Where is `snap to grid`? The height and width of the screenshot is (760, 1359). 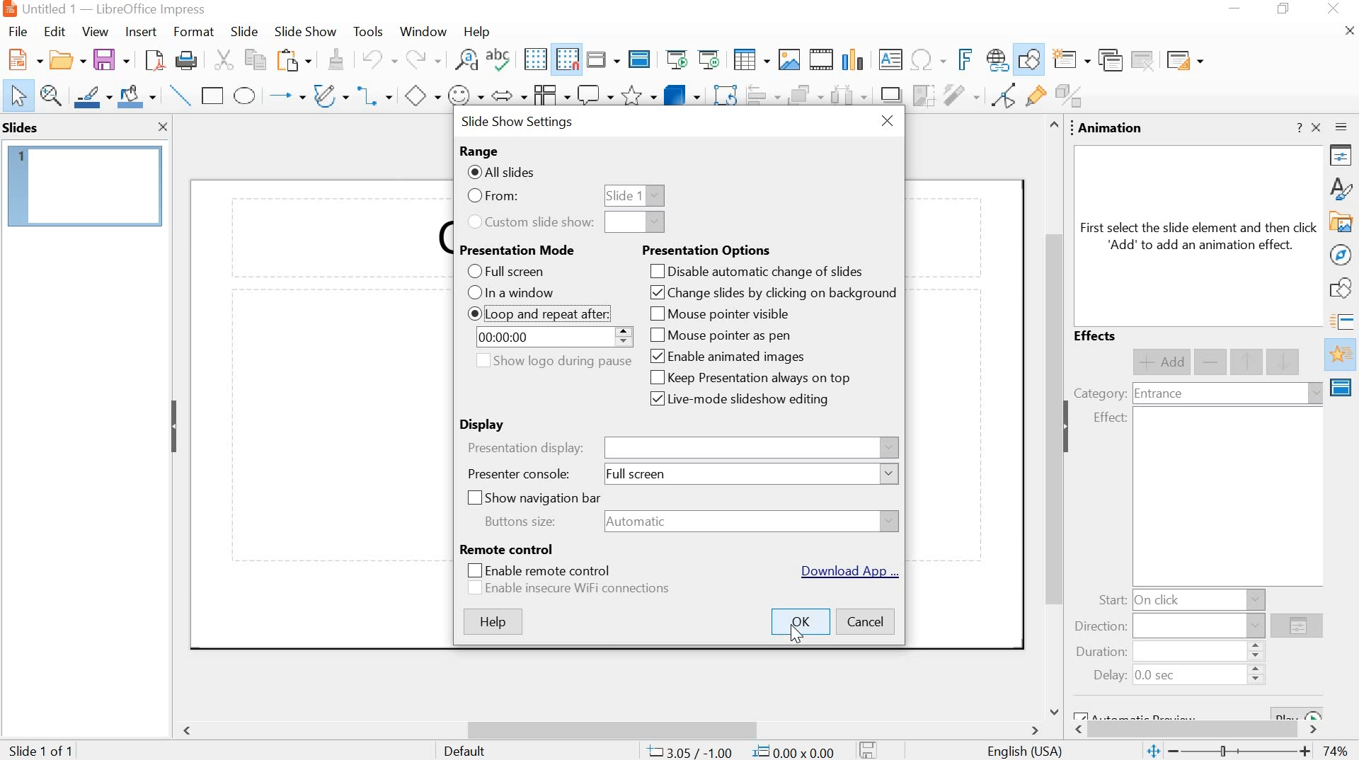
snap to grid is located at coordinates (567, 60).